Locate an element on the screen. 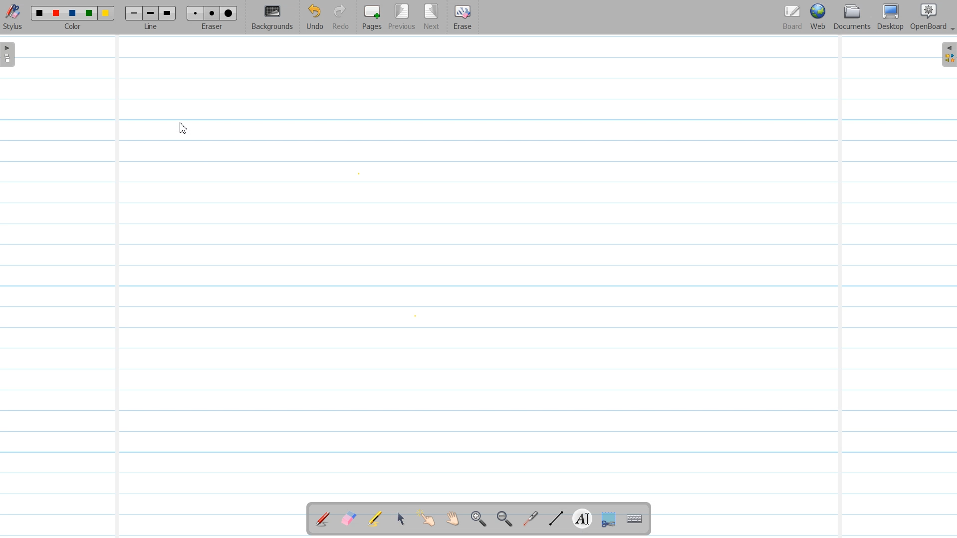 The width and height of the screenshot is (957, 538). Scroll Page is located at coordinates (453, 520).